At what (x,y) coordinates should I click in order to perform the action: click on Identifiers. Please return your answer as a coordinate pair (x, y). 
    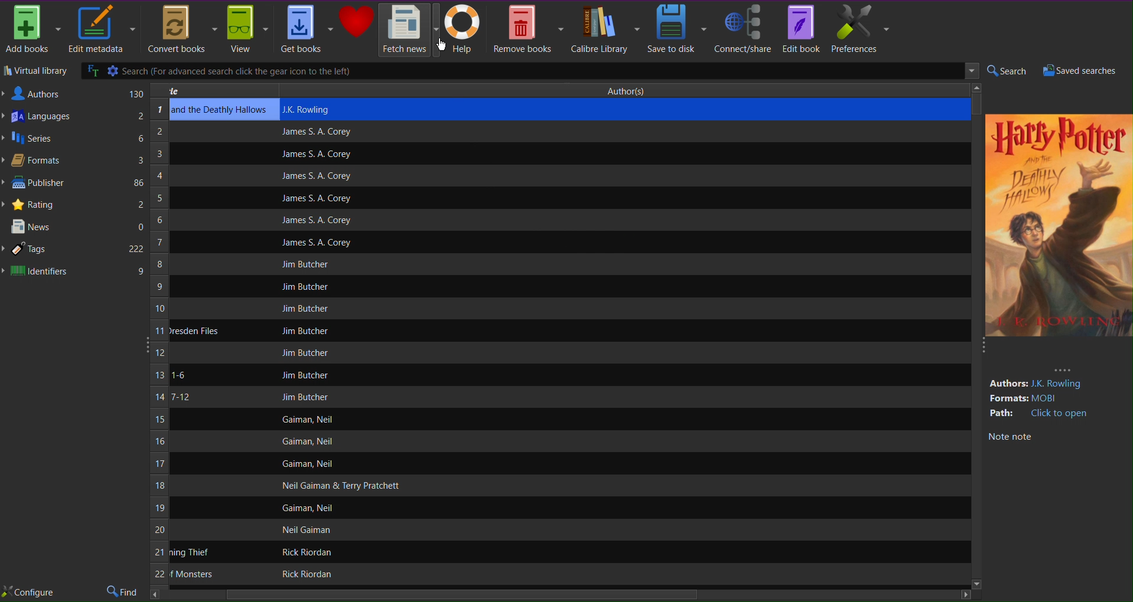
    Looking at the image, I should click on (74, 272).